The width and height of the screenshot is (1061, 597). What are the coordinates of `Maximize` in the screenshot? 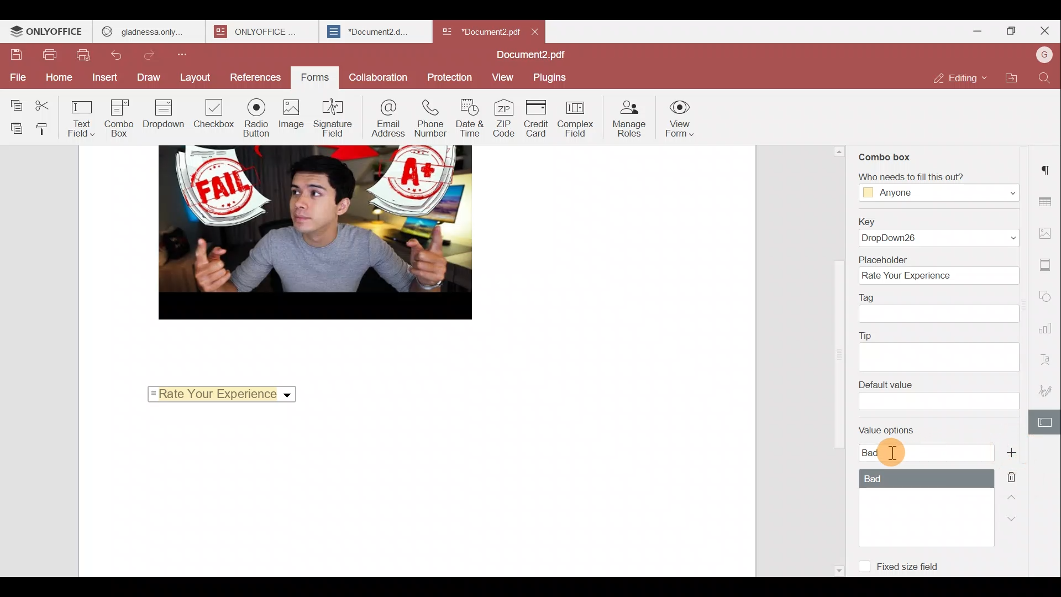 It's located at (1008, 32).